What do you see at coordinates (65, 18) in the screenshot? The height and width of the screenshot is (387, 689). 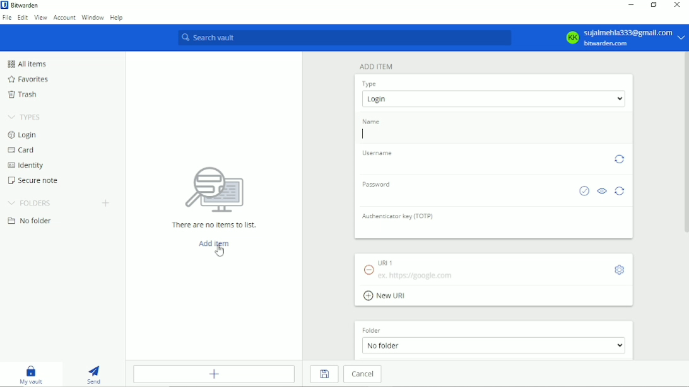 I see `Account` at bounding box center [65, 18].